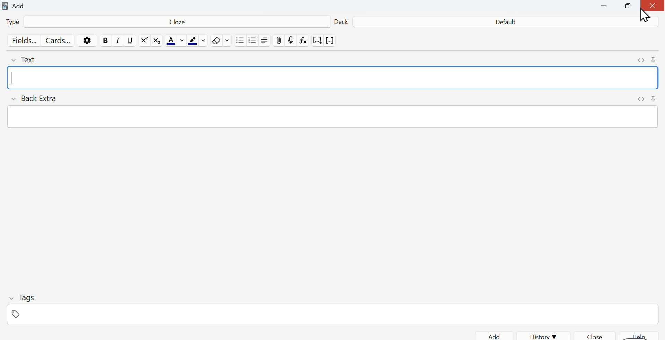 Image resolution: width=665 pixels, height=340 pixels. Describe the element at coordinates (23, 41) in the screenshot. I see `Fields` at that location.